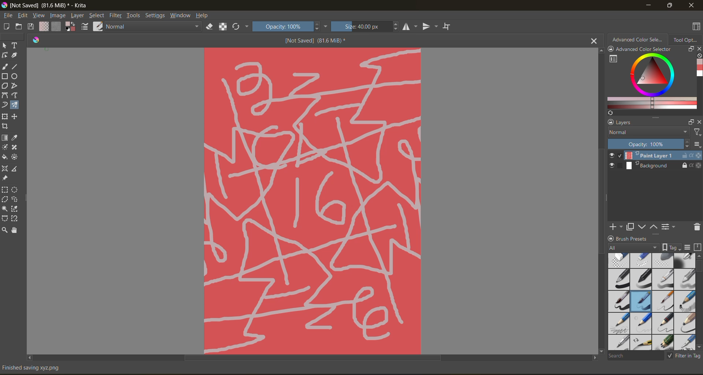  What do you see at coordinates (692, 5) in the screenshot?
I see `close` at bounding box center [692, 5].